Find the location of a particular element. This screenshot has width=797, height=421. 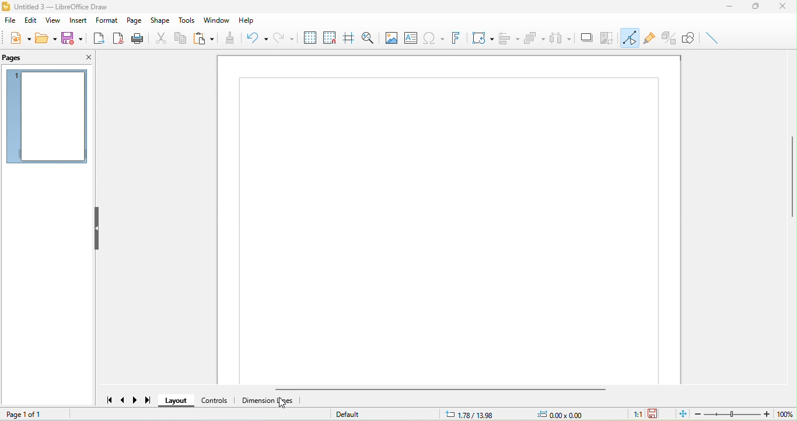

first page is located at coordinates (107, 400).